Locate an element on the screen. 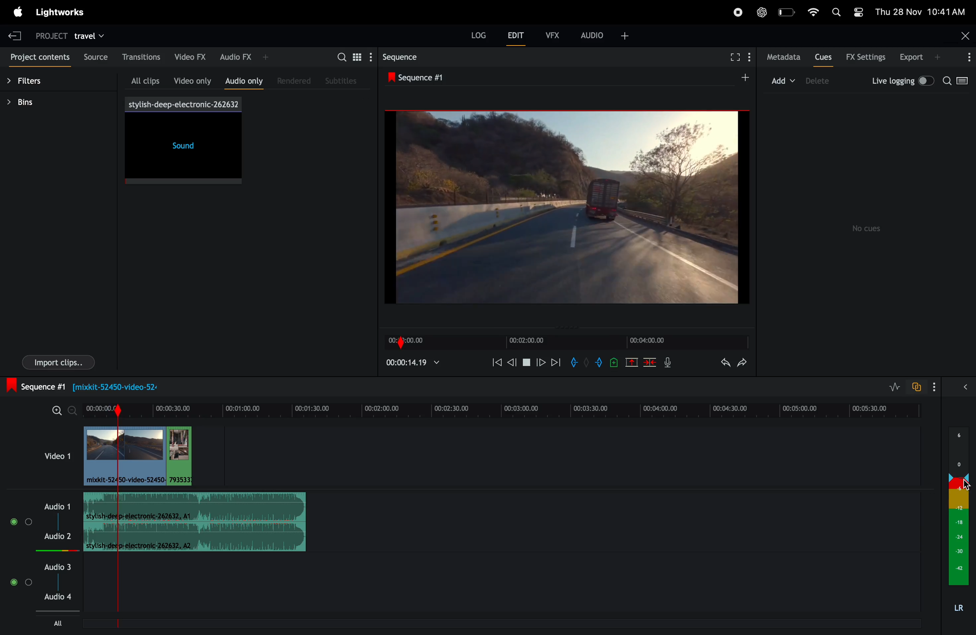 The image size is (976, 635). zoom in zoom out is located at coordinates (63, 411).